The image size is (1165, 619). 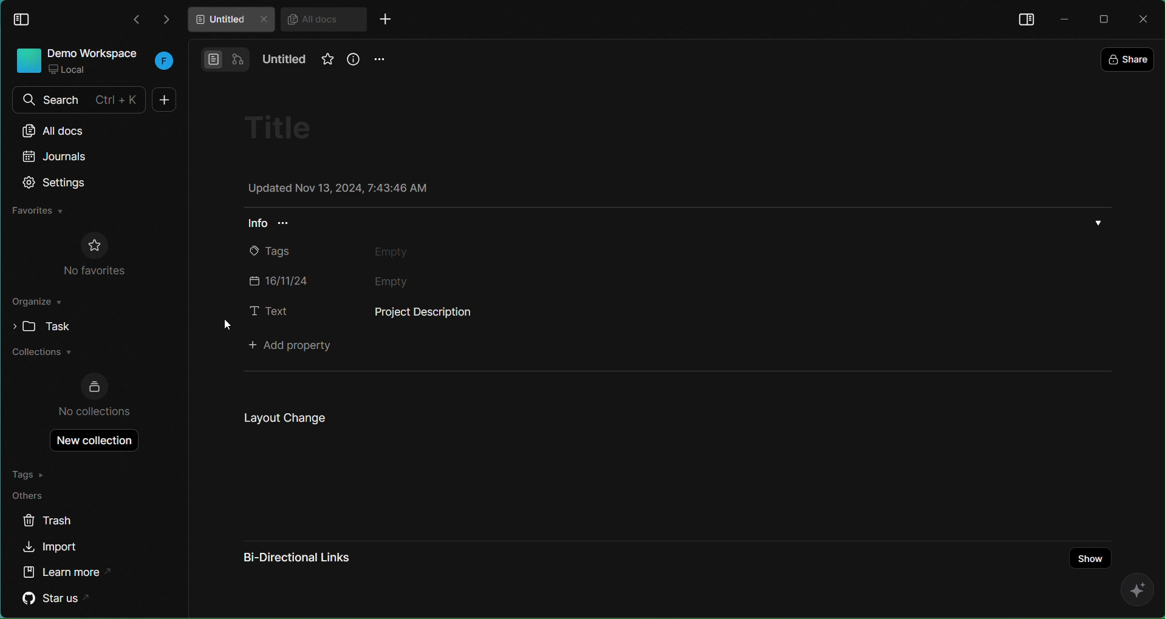 What do you see at coordinates (287, 127) in the screenshot?
I see `title ` at bounding box center [287, 127].